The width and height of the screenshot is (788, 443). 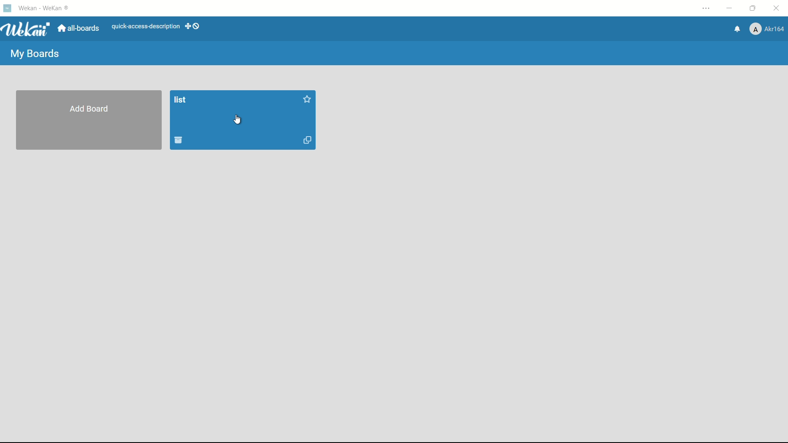 I want to click on duplicate board, so click(x=308, y=141).